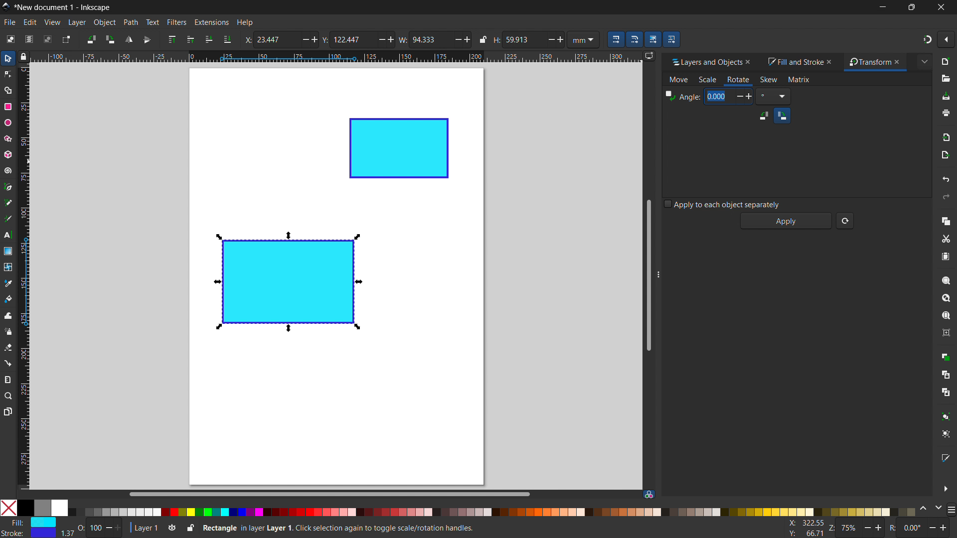  What do you see at coordinates (26, 509) in the screenshot?
I see `Solid Black` at bounding box center [26, 509].